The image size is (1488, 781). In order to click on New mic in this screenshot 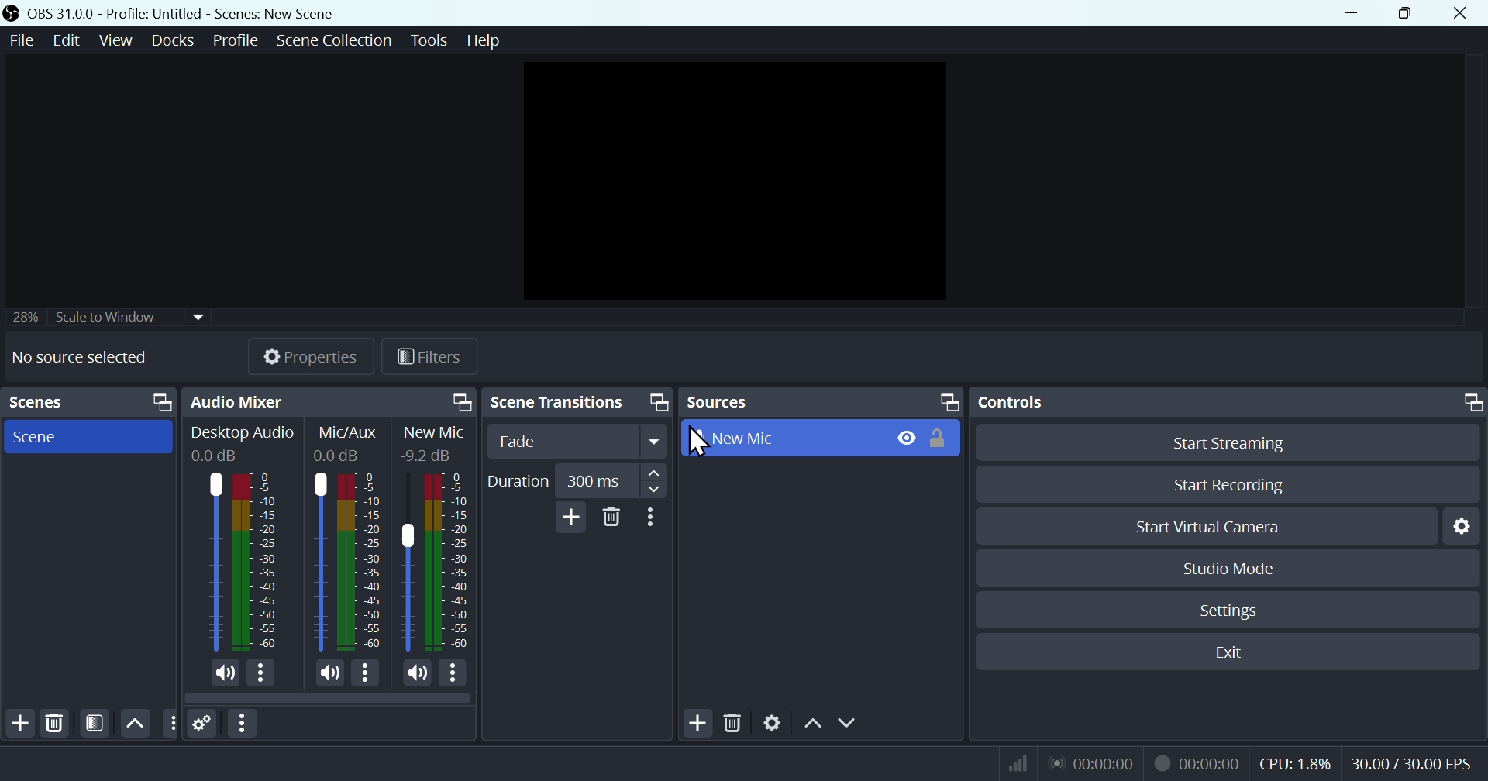, I will do `click(80, 360)`.